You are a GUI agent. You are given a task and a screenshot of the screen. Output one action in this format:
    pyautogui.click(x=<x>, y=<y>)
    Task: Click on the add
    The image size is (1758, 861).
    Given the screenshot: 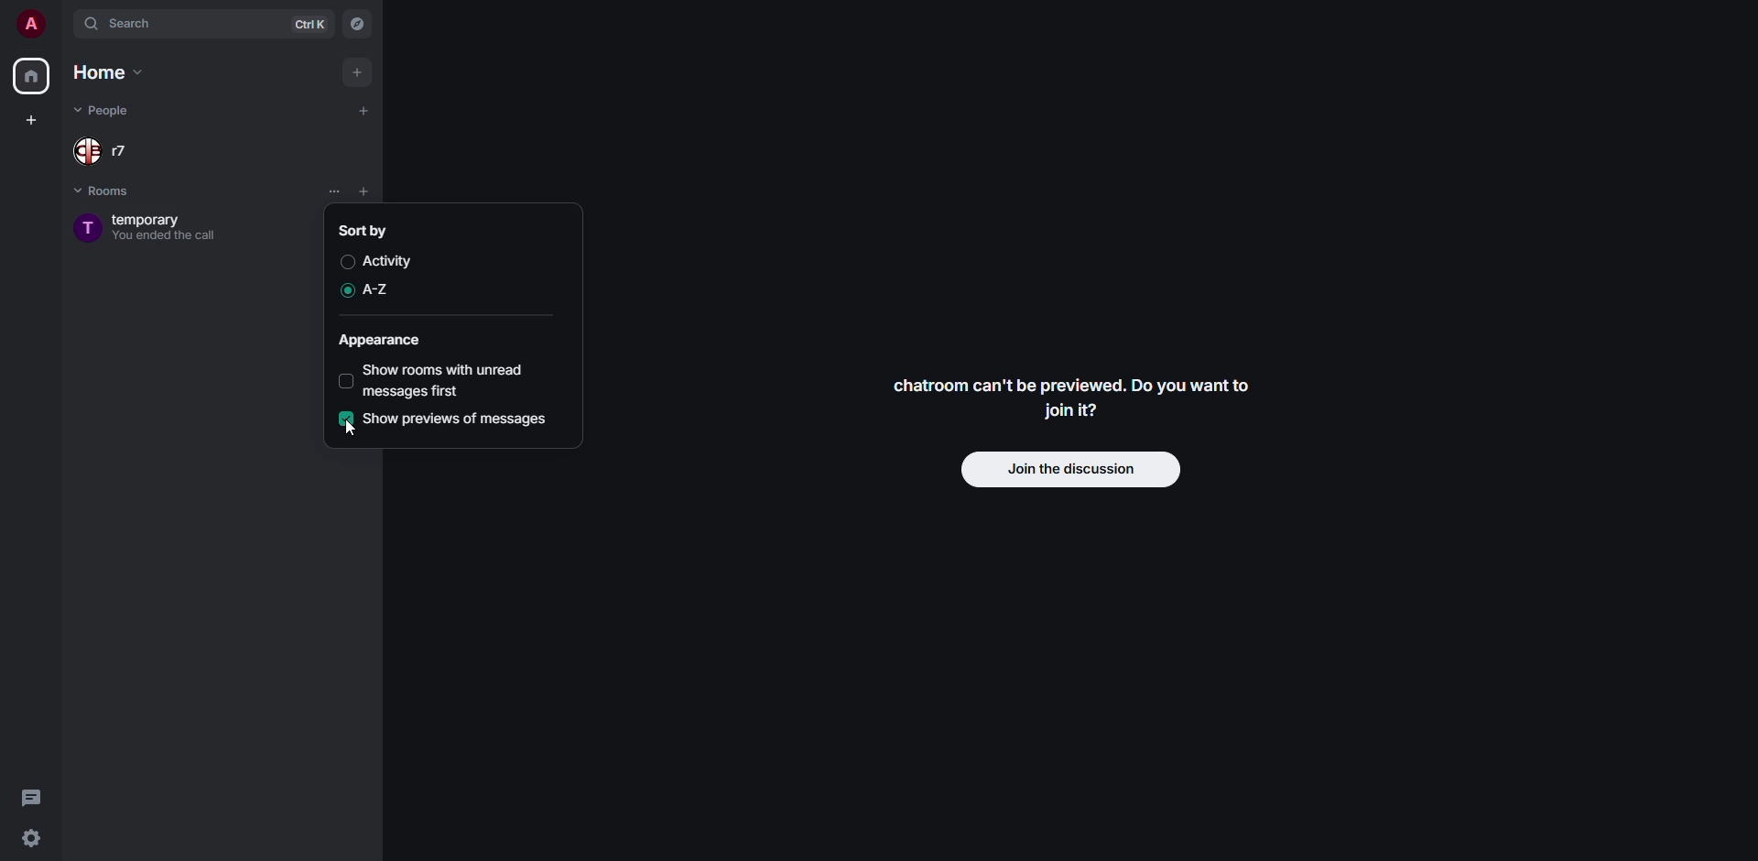 What is the action you would take?
    pyautogui.click(x=358, y=73)
    